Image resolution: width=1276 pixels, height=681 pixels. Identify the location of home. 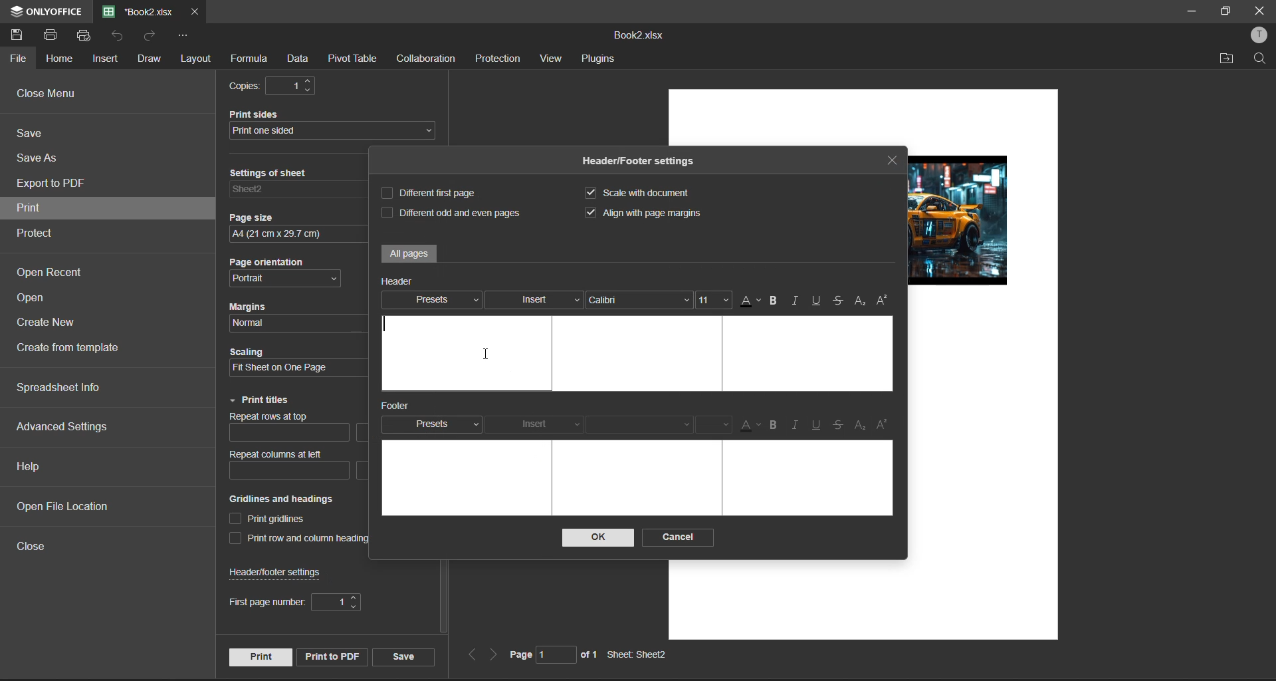
(62, 57).